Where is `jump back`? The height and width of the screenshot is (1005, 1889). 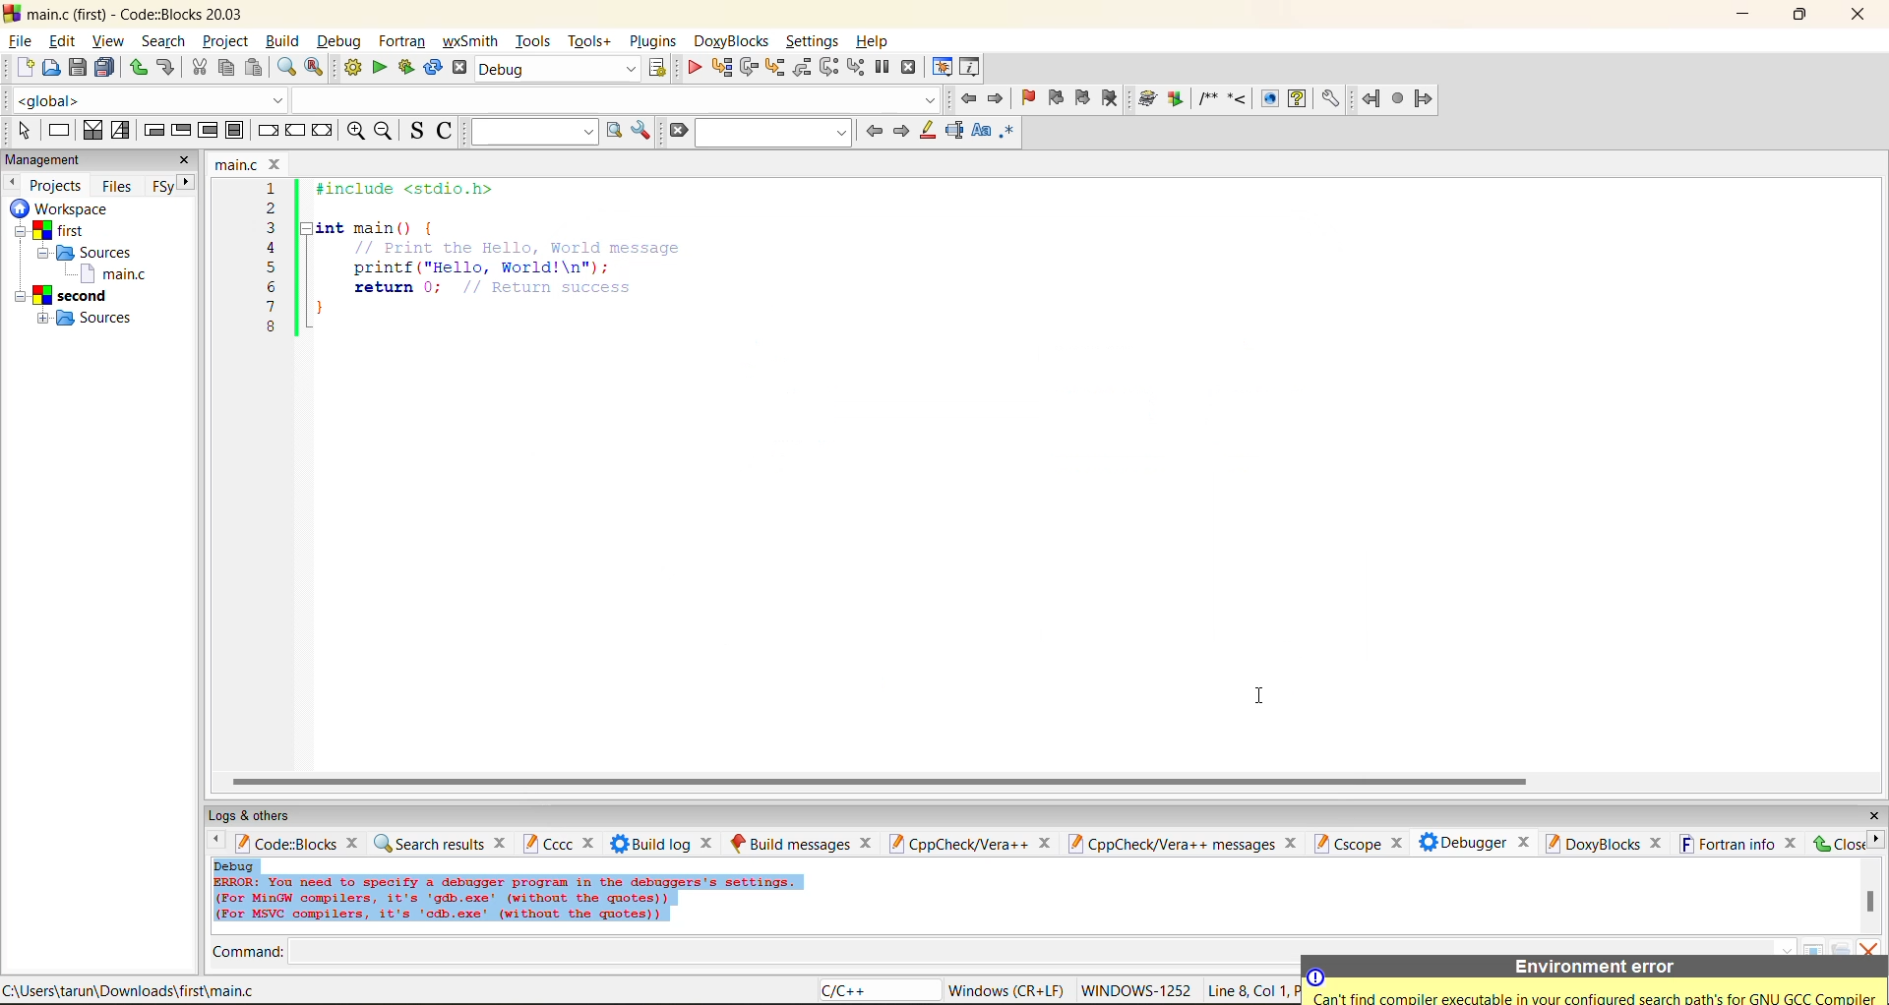
jump back is located at coordinates (966, 98).